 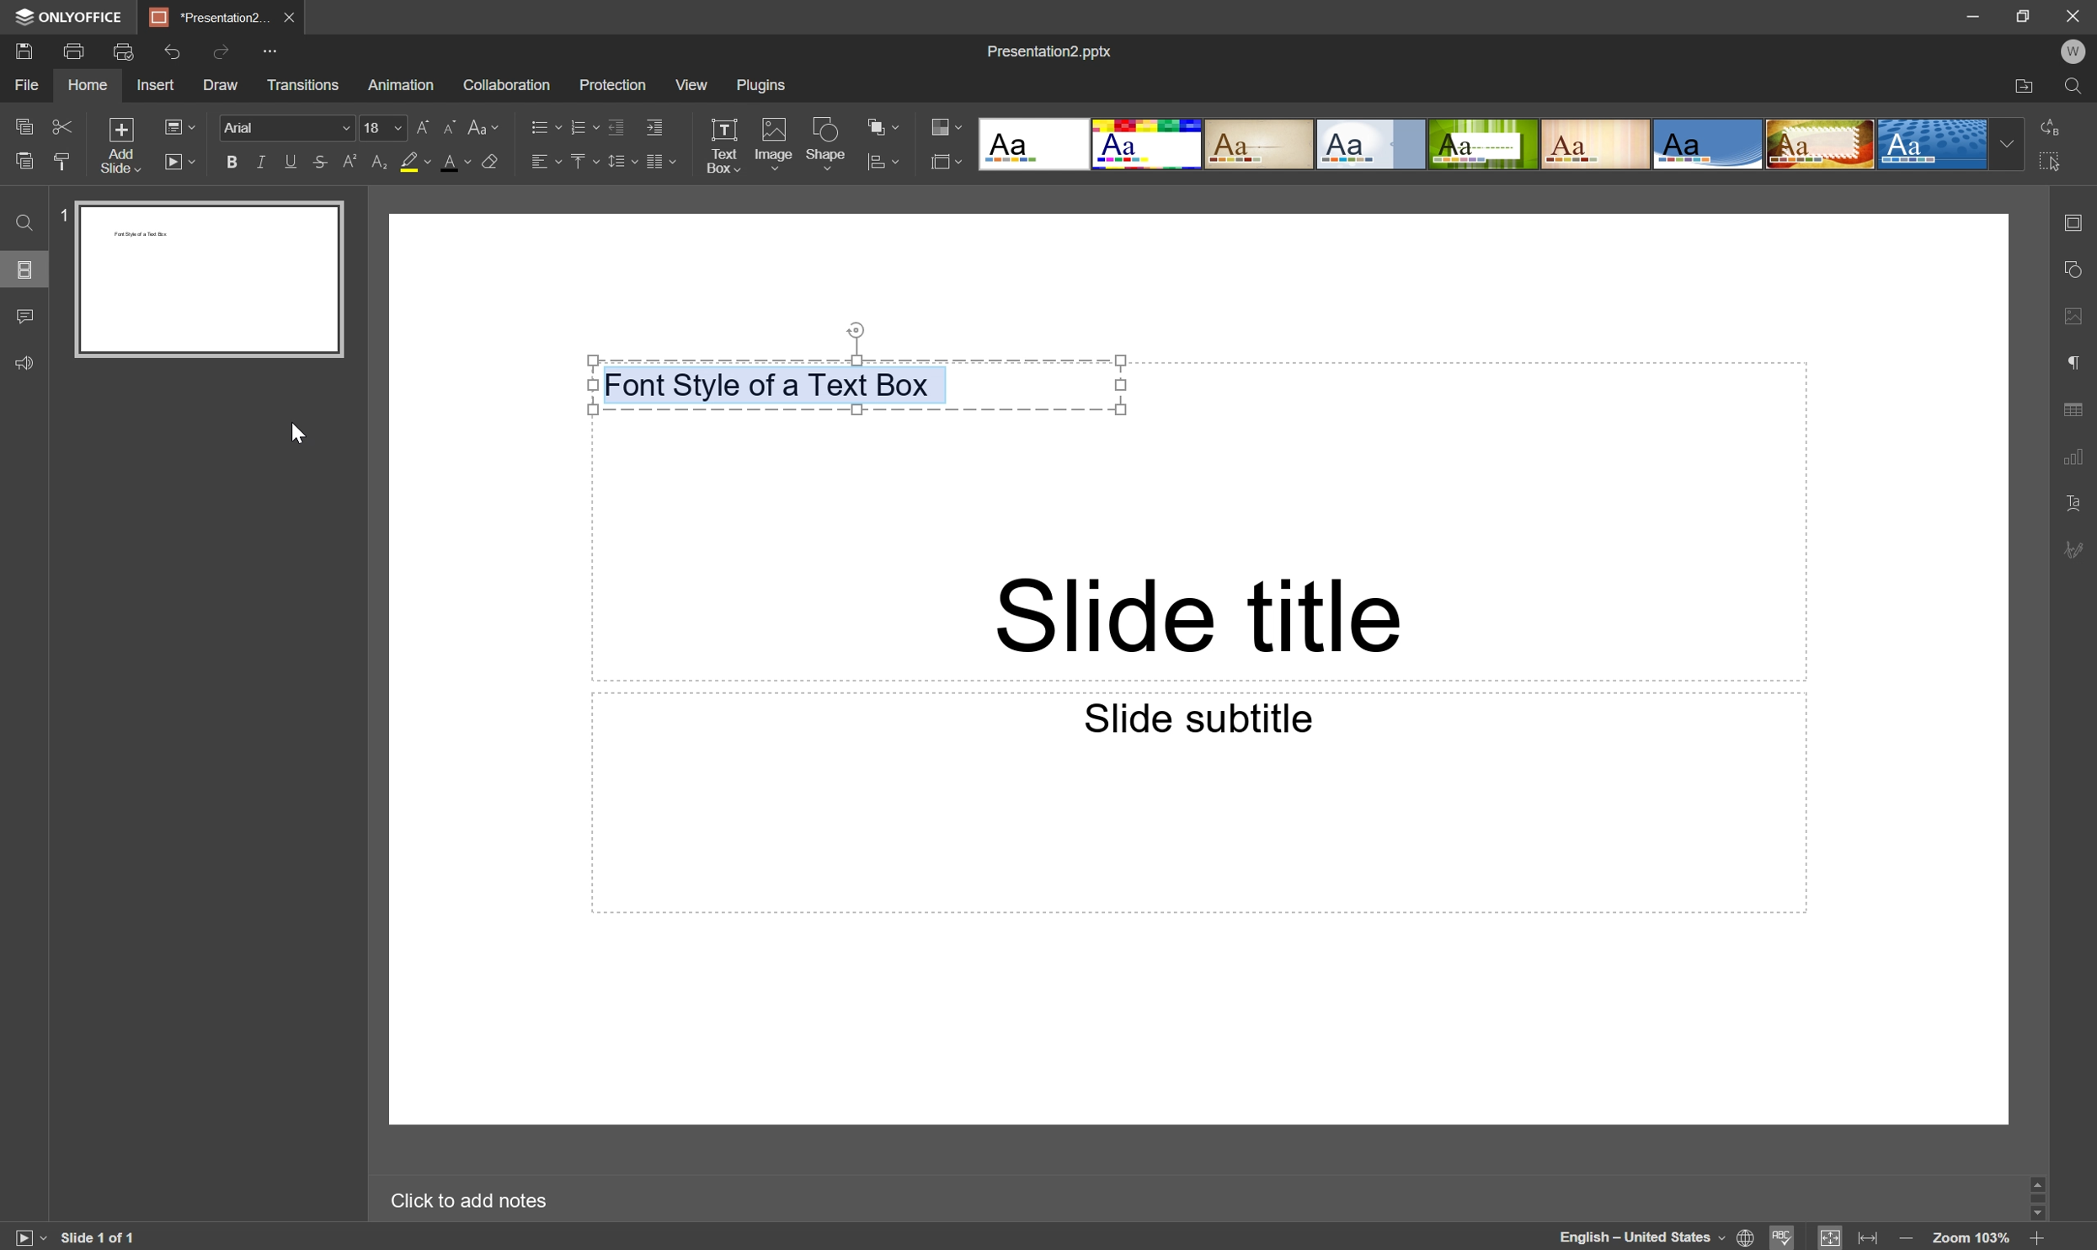 I want to click on Home, so click(x=88, y=85).